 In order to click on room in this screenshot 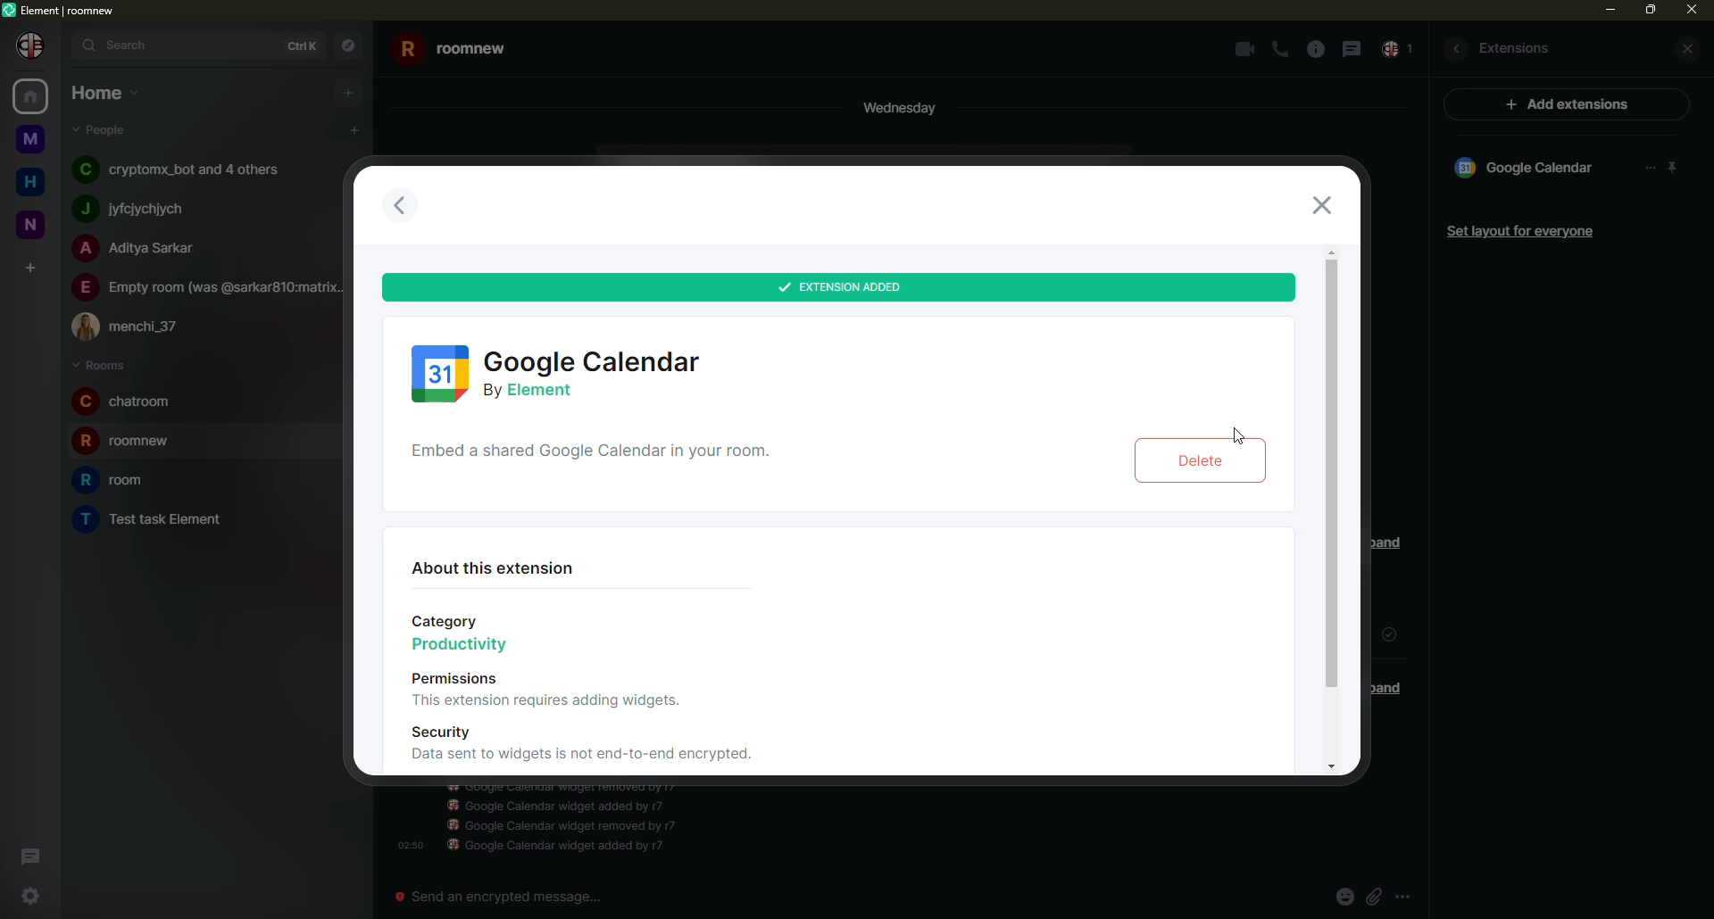, I will do `click(34, 224)`.